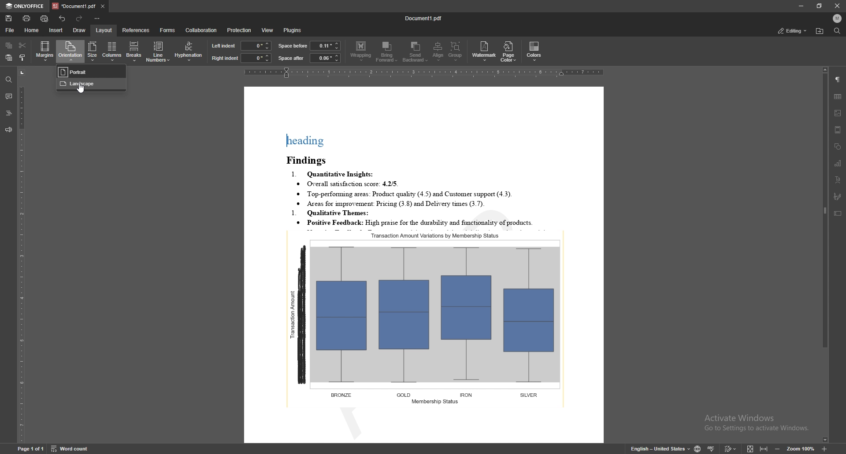 The height and width of the screenshot is (454, 846). Describe the element at coordinates (74, 5) in the screenshot. I see `tab` at that location.